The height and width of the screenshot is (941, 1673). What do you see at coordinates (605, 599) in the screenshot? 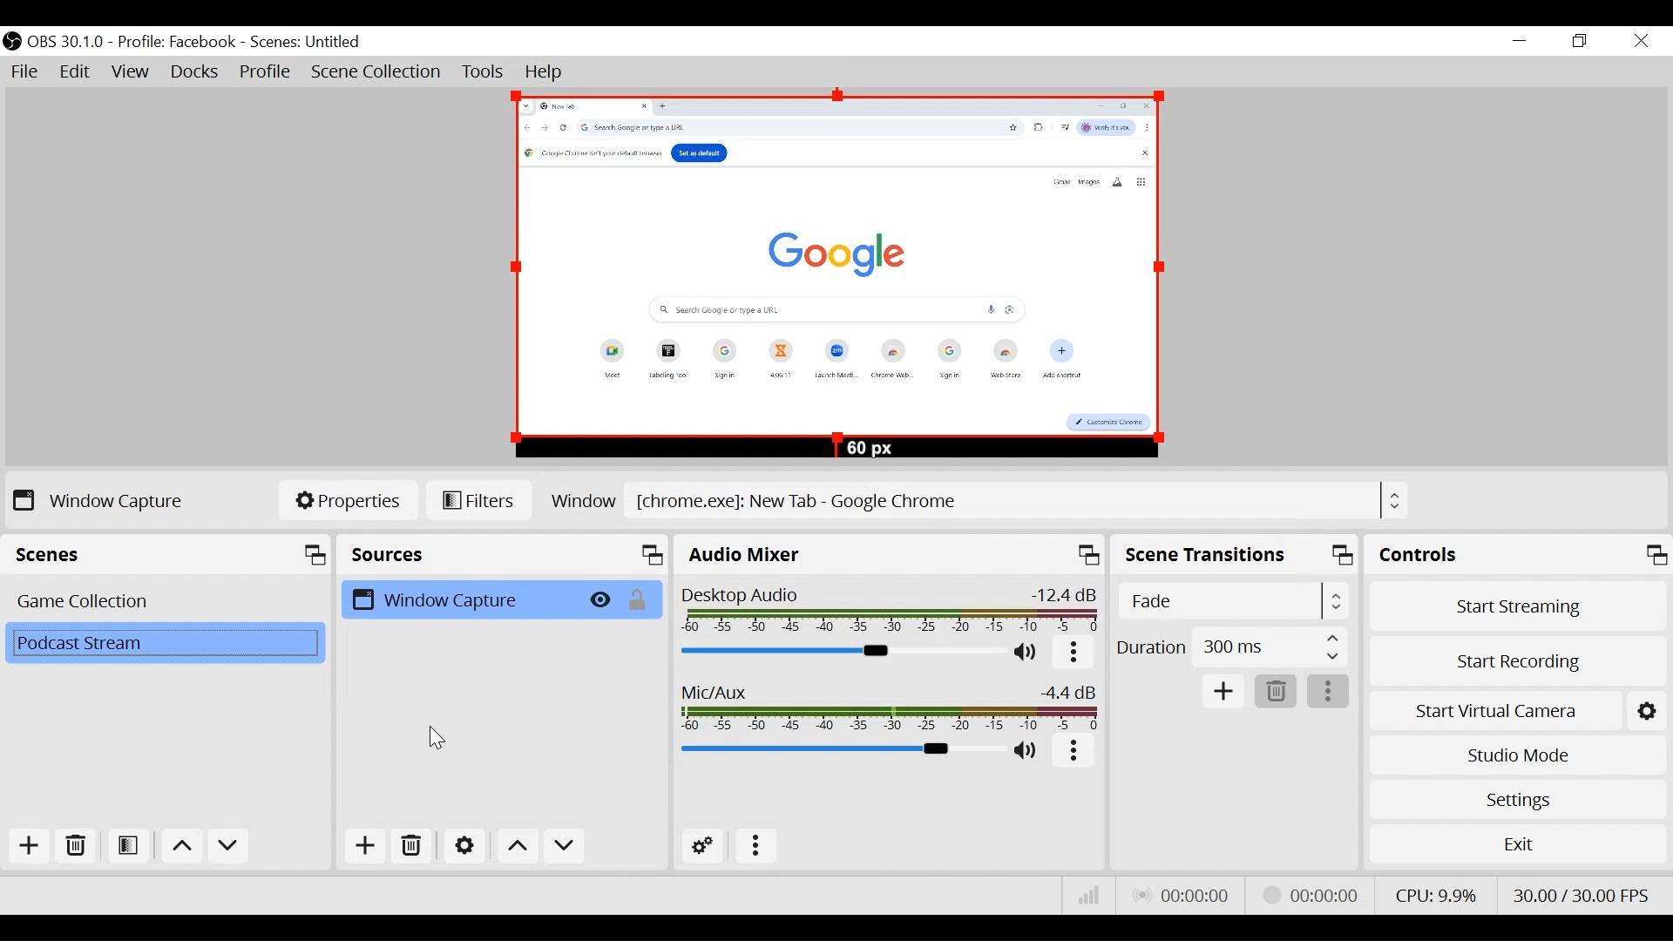
I see `Hide/Display` at bounding box center [605, 599].